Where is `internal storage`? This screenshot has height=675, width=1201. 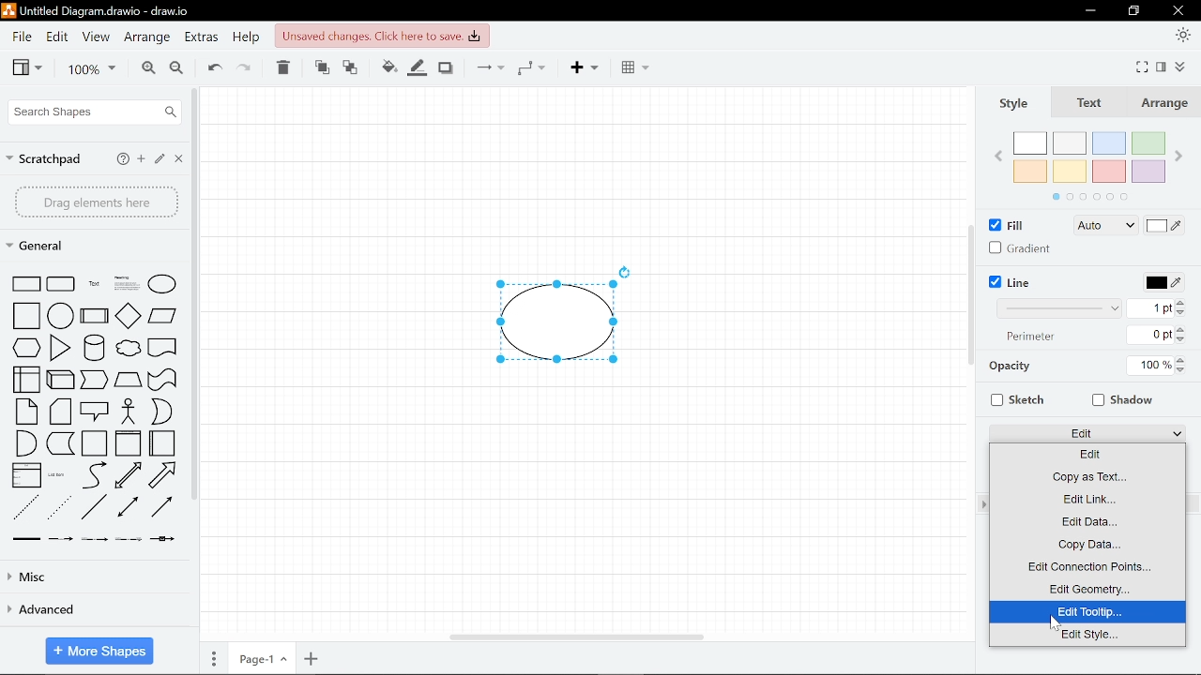
internal storage is located at coordinates (27, 381).